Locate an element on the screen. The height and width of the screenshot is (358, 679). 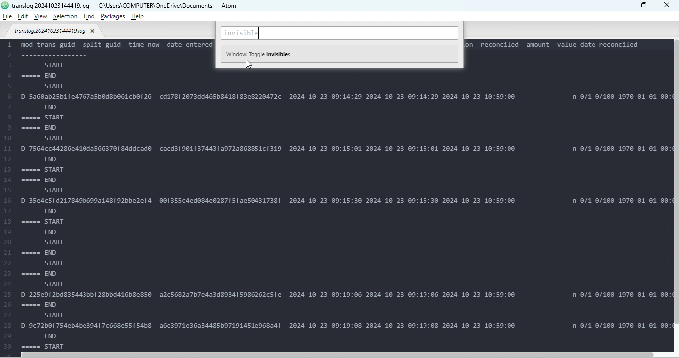
Window: Toggle invisibles is located at coordinates (339, 53).